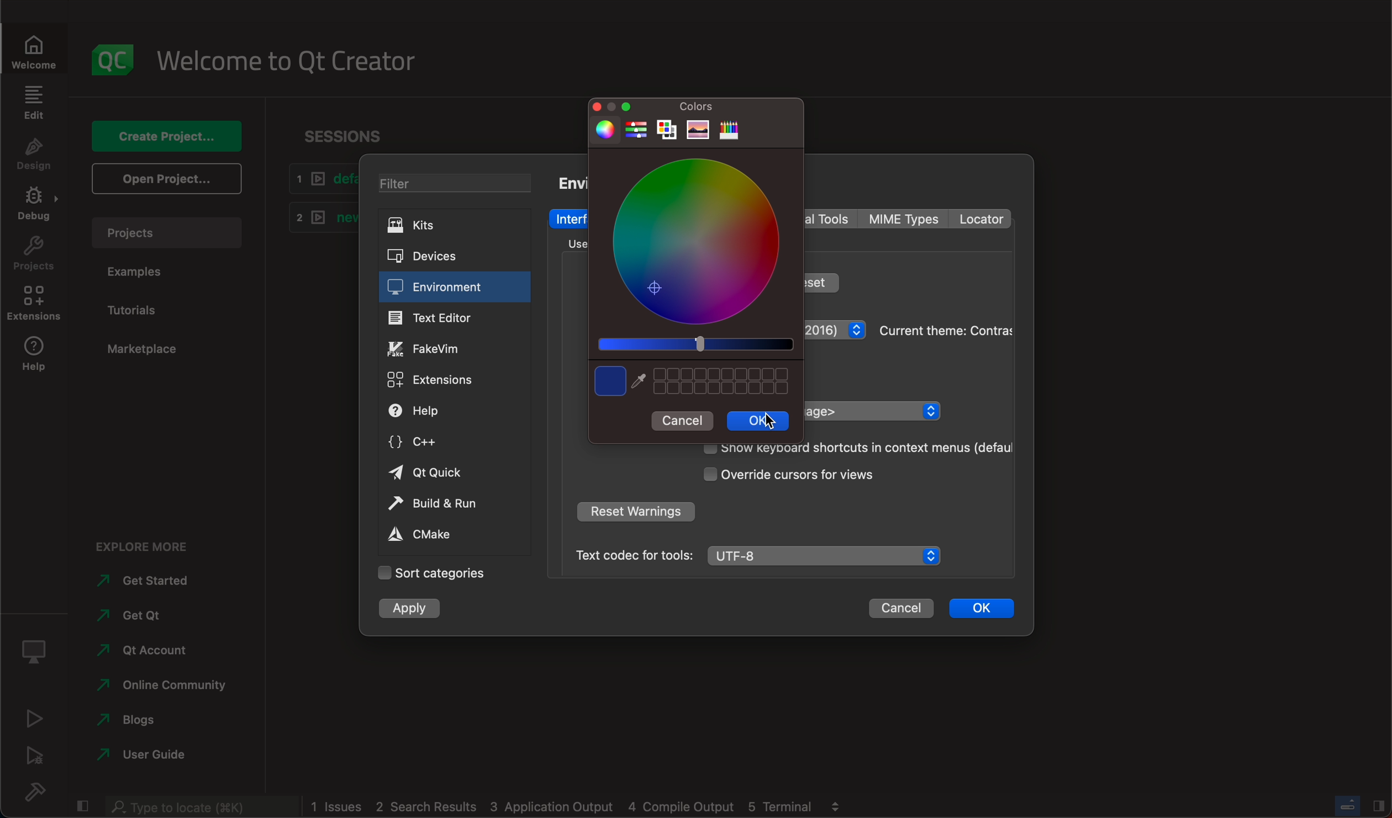  I want to click on environment, so click(454, 287).